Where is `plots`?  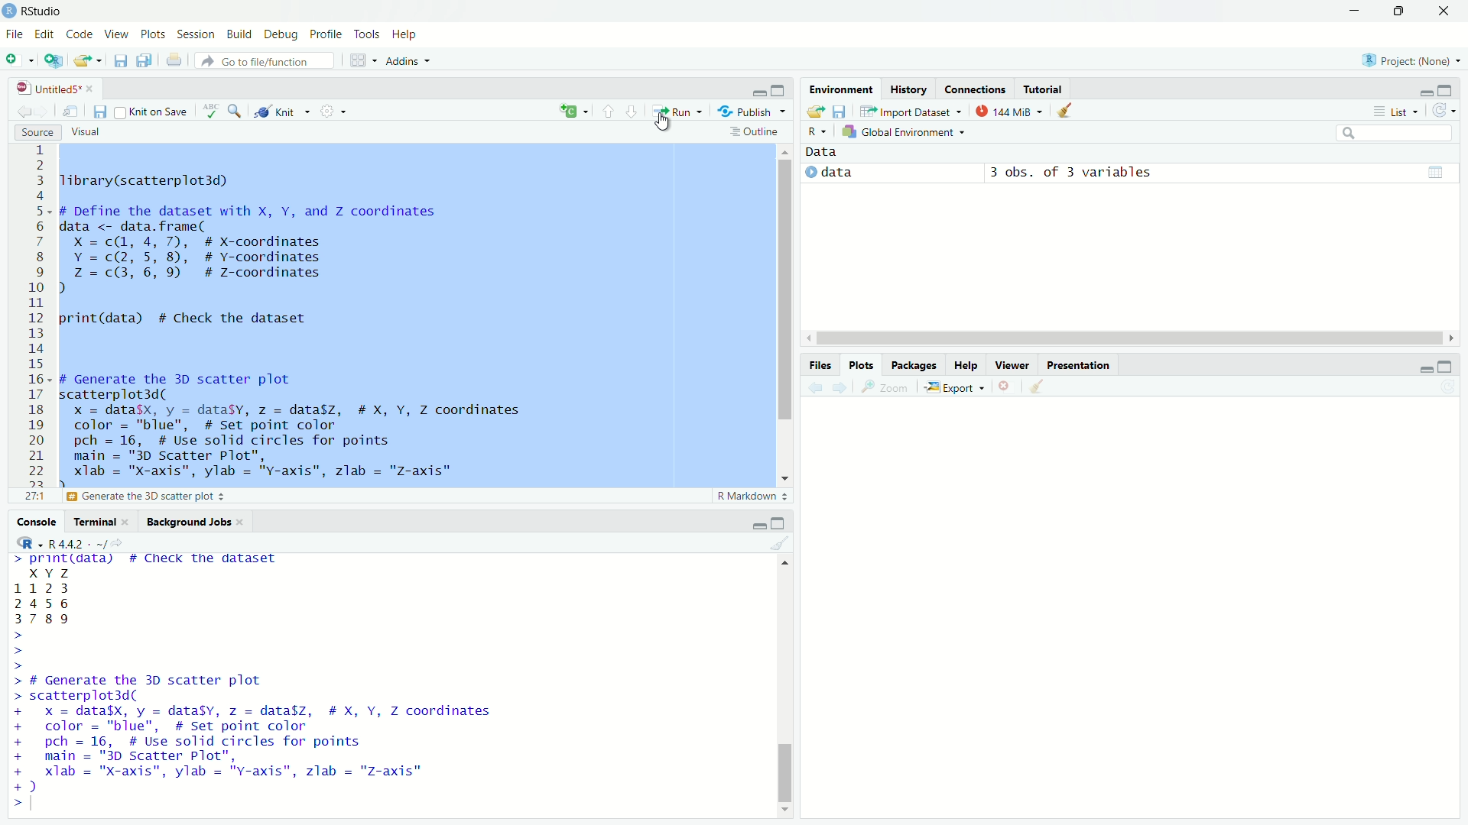 plots is located at coordinates (154, 37).